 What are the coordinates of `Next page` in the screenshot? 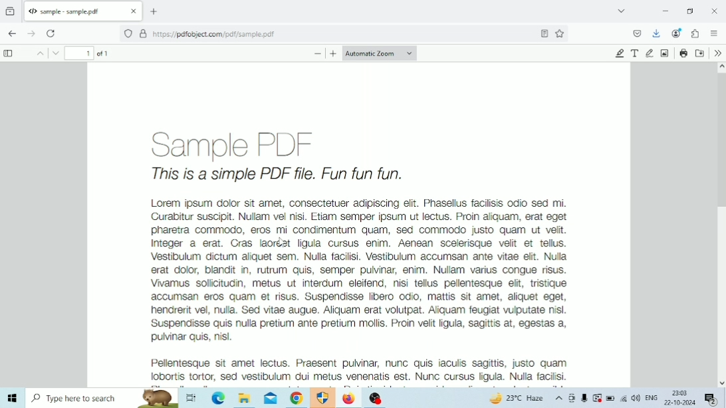 It's located at (55, 53).